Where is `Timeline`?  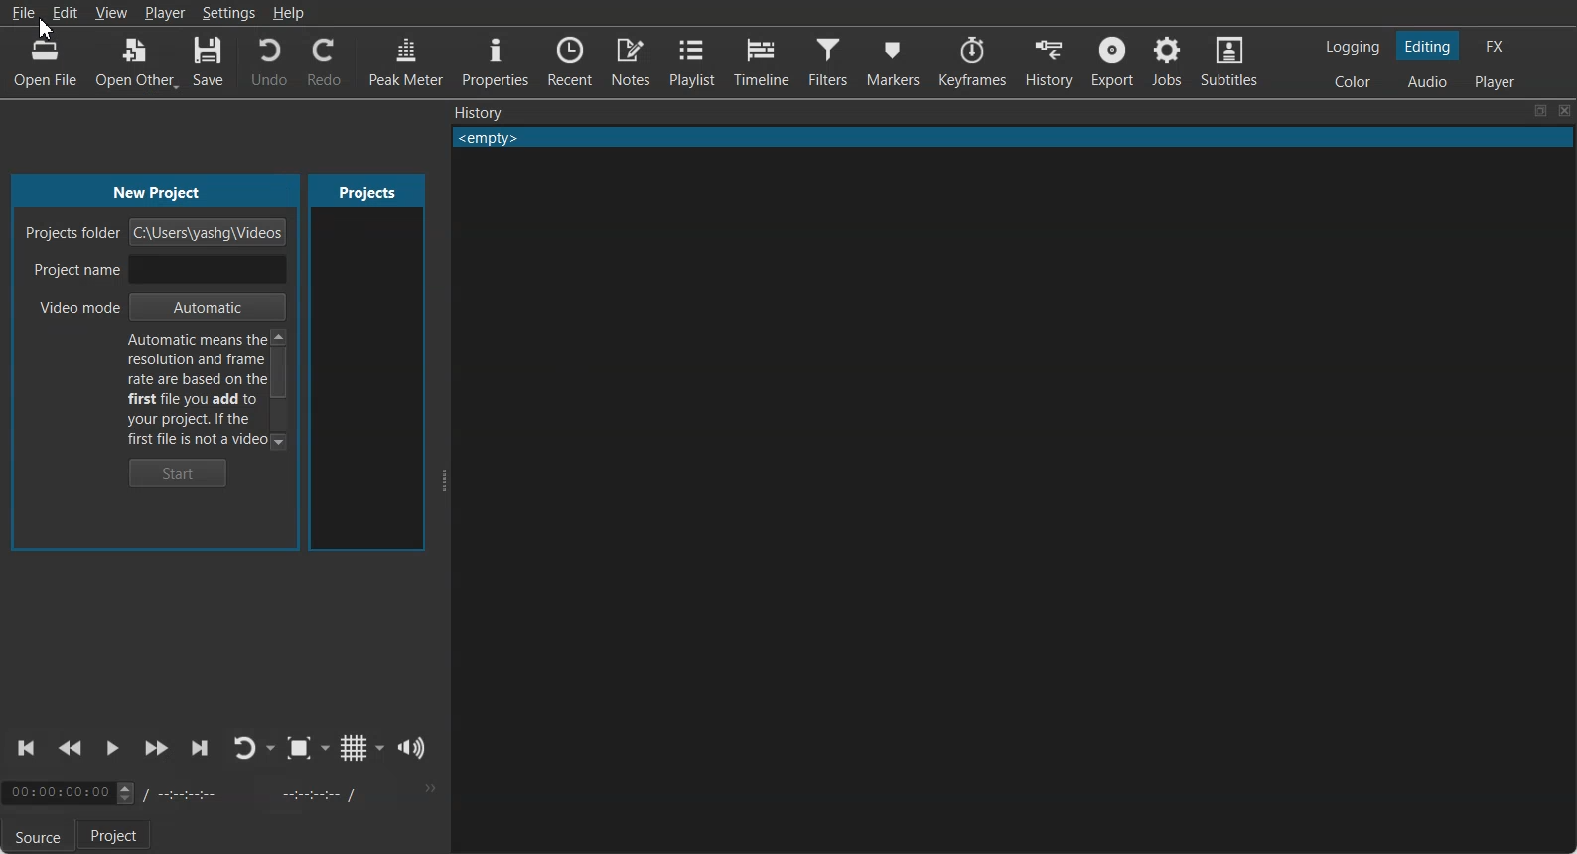
Timeline is located at coordinates (760, 59).